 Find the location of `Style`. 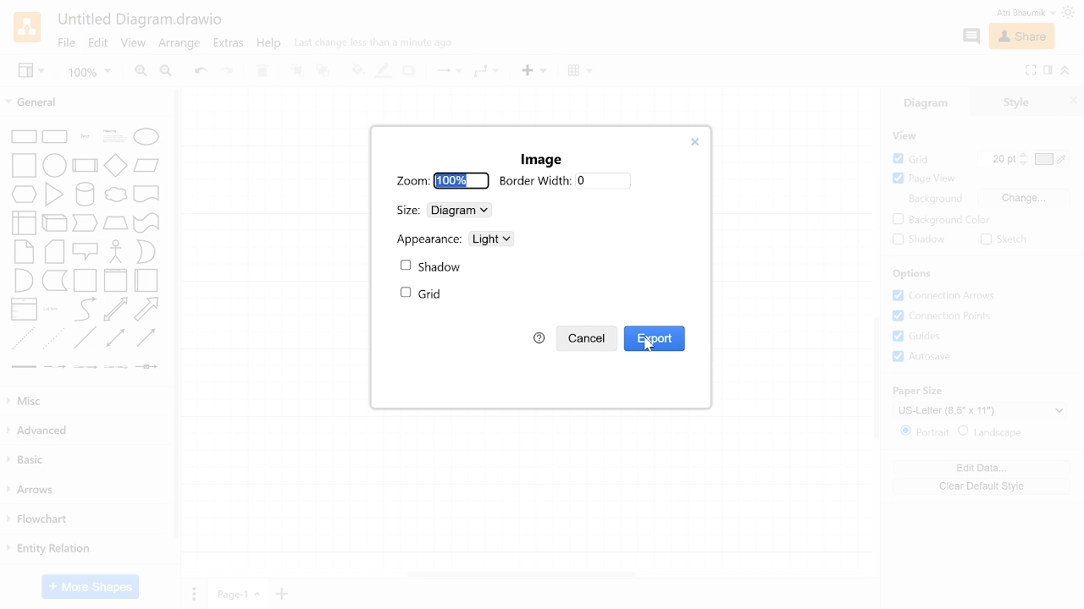

Style is located at coordinates (1009, 101).